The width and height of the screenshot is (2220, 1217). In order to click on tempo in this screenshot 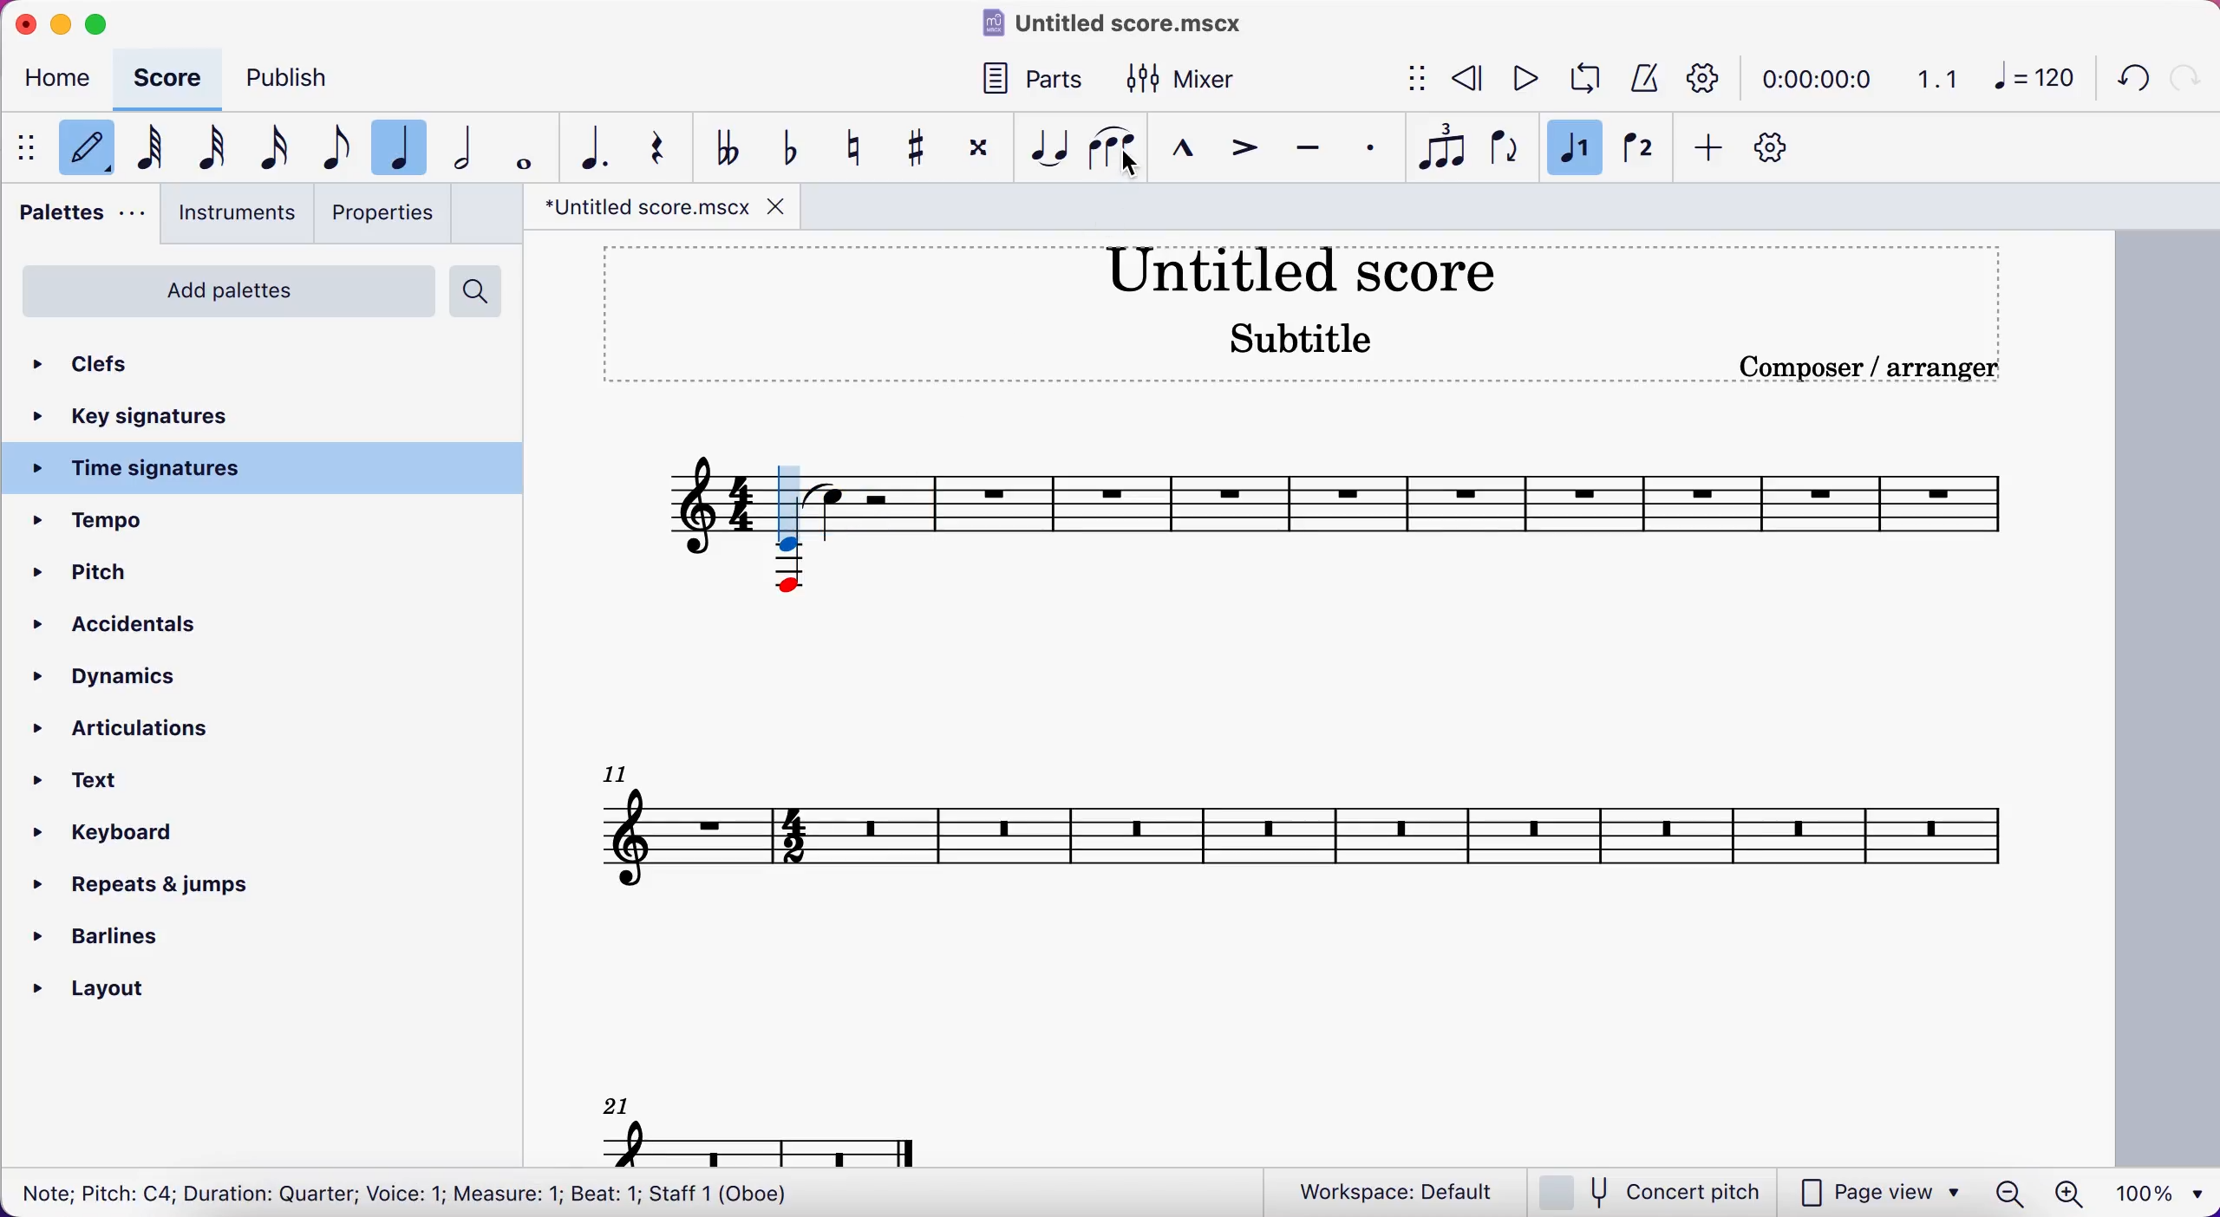, I will do `click(169, 521)`.